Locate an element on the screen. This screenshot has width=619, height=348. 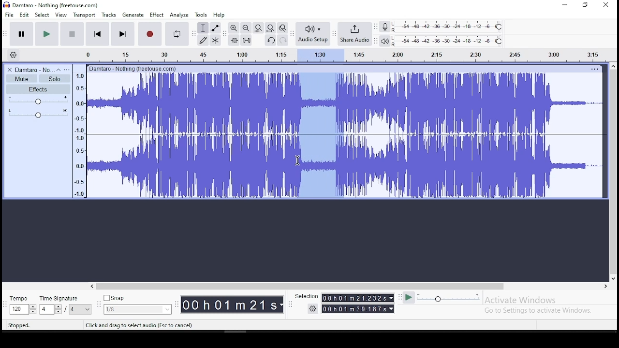
drop down is located at coordinates (58, 309).